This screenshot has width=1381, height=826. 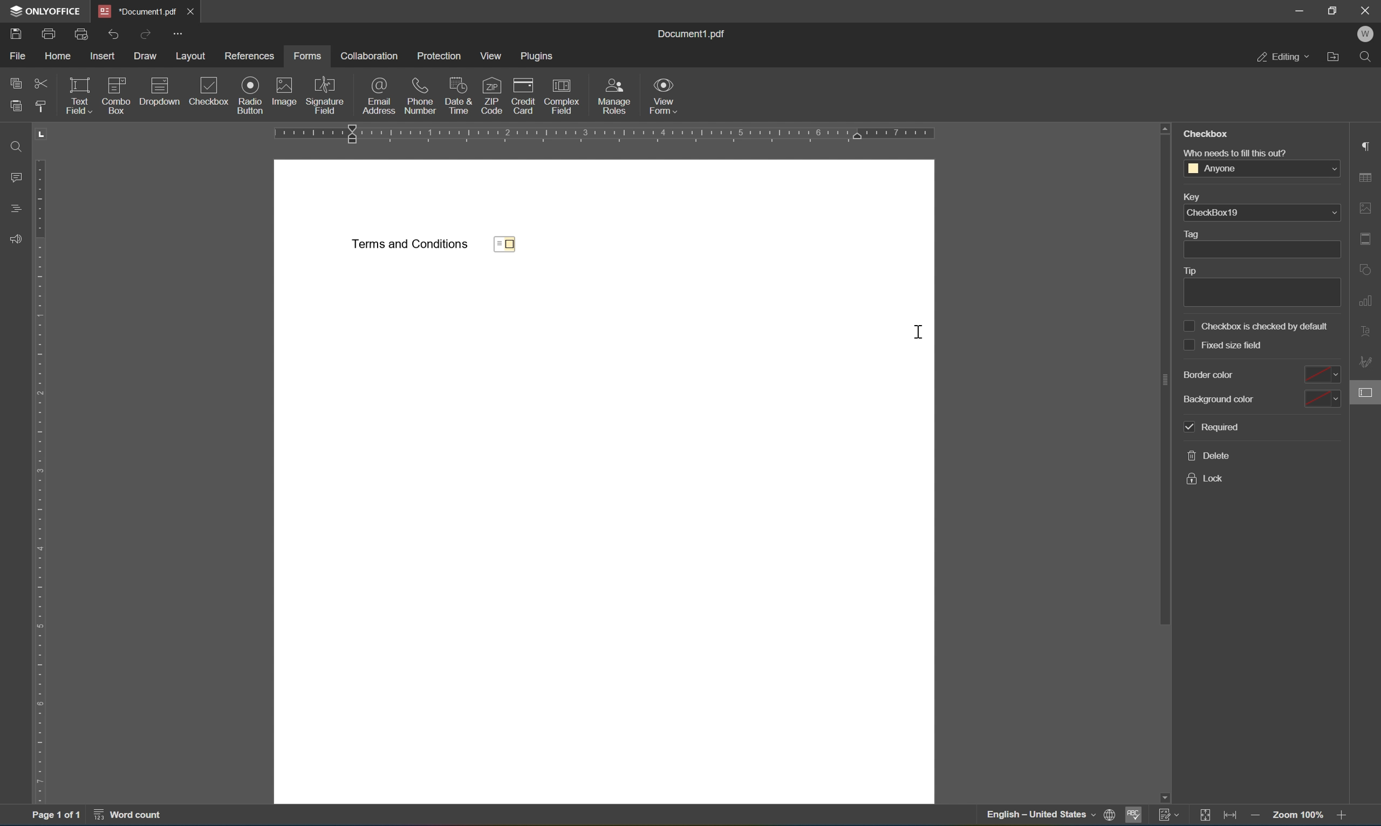 I want to click on email address, so click(x=379, y=94).